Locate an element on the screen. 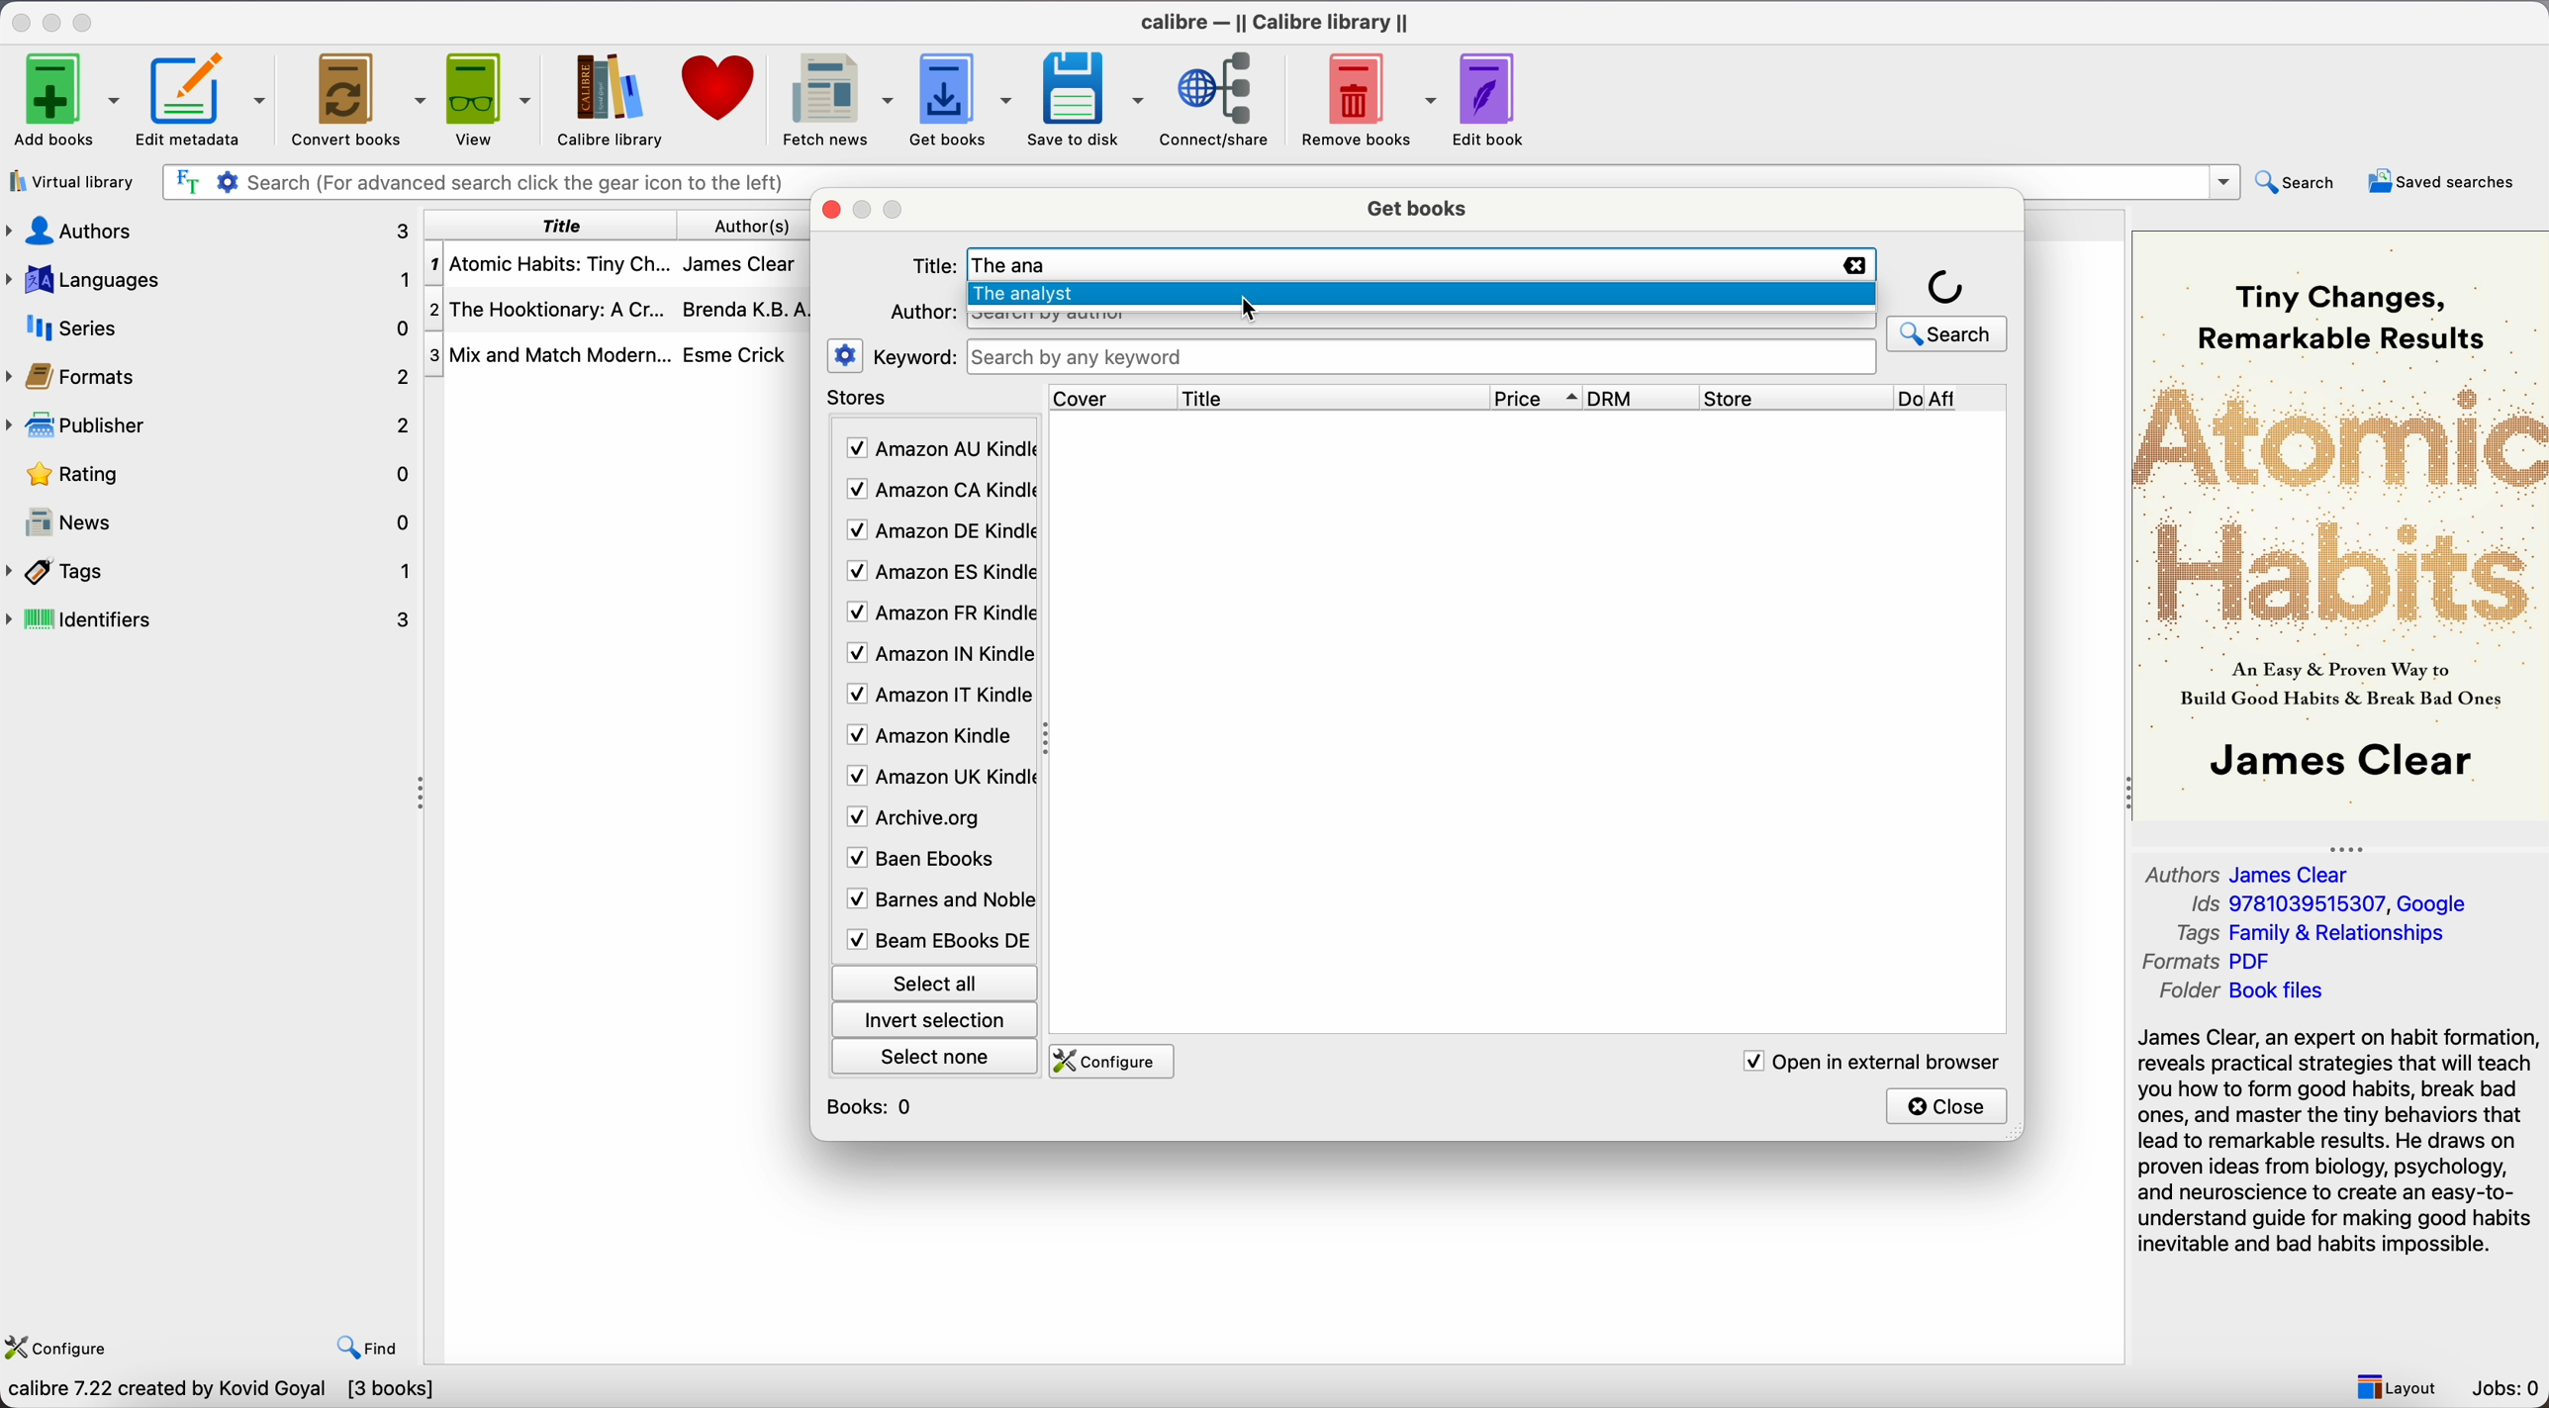 The height and width of the screenshot is (1408, 2549). The ana is located at coordinates (1014, 264).